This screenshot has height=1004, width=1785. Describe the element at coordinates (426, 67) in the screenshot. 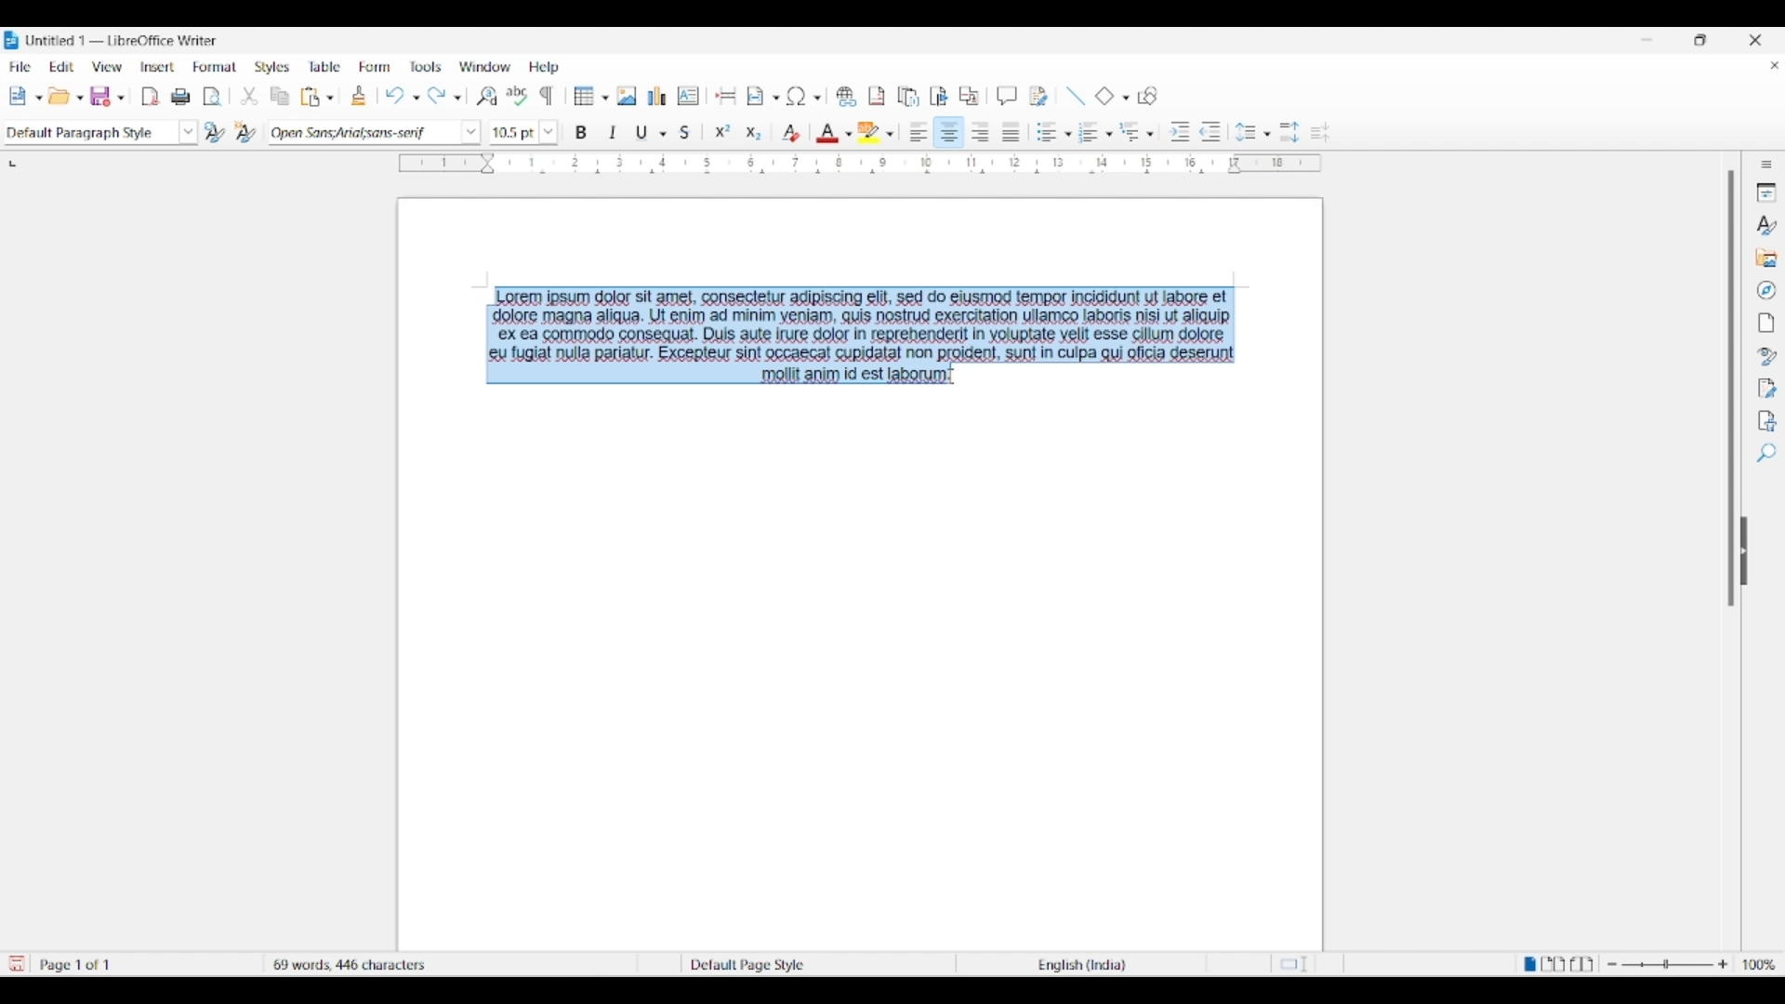

I see `Tools` at that location.